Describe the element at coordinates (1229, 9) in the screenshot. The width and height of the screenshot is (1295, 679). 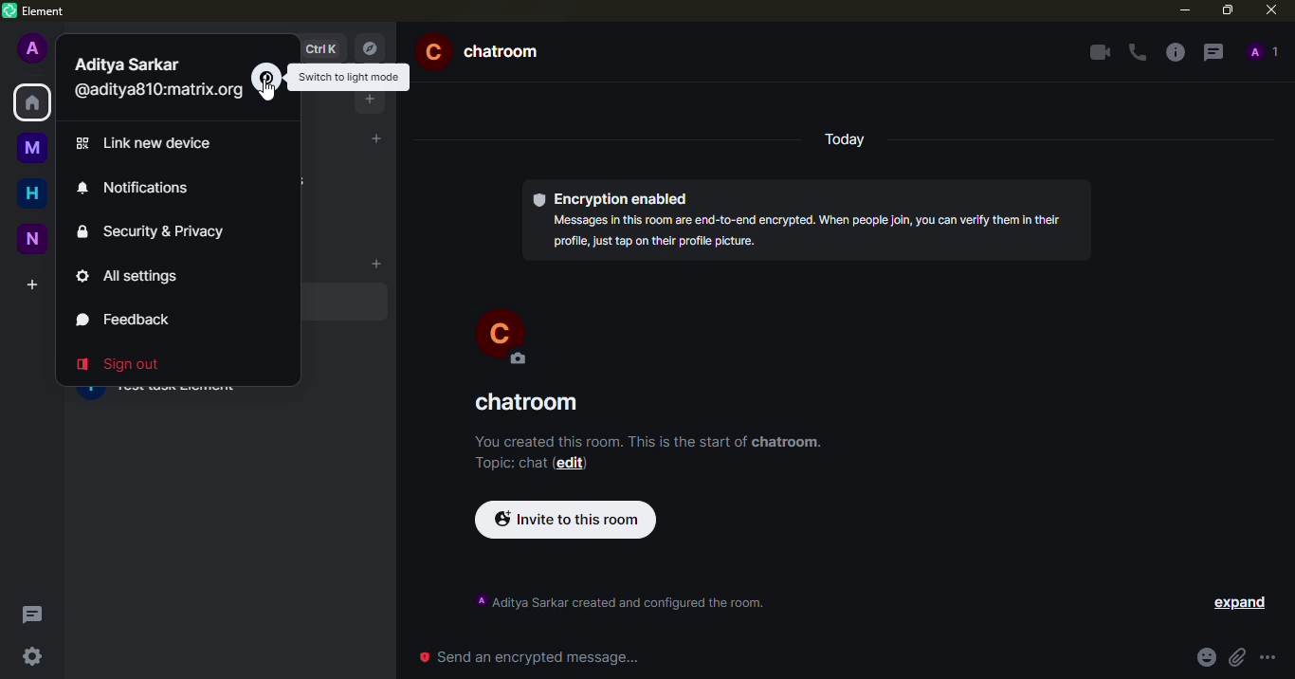
I see `maximize` at that location.